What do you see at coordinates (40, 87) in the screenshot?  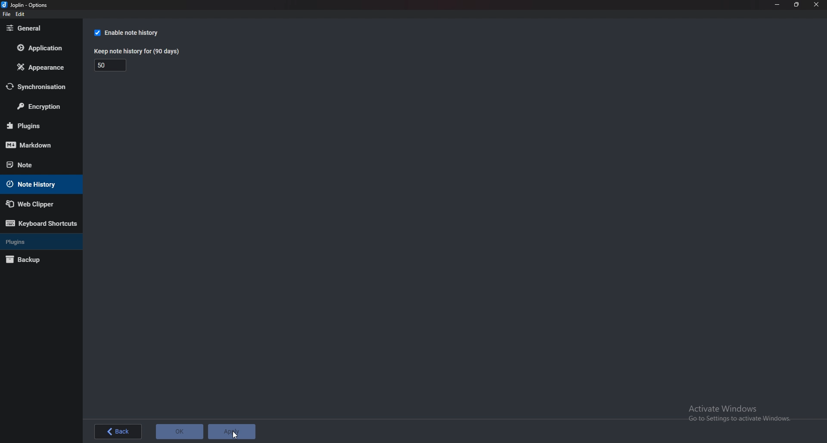 I see `Synchronization` at bounding box center [40, 87].